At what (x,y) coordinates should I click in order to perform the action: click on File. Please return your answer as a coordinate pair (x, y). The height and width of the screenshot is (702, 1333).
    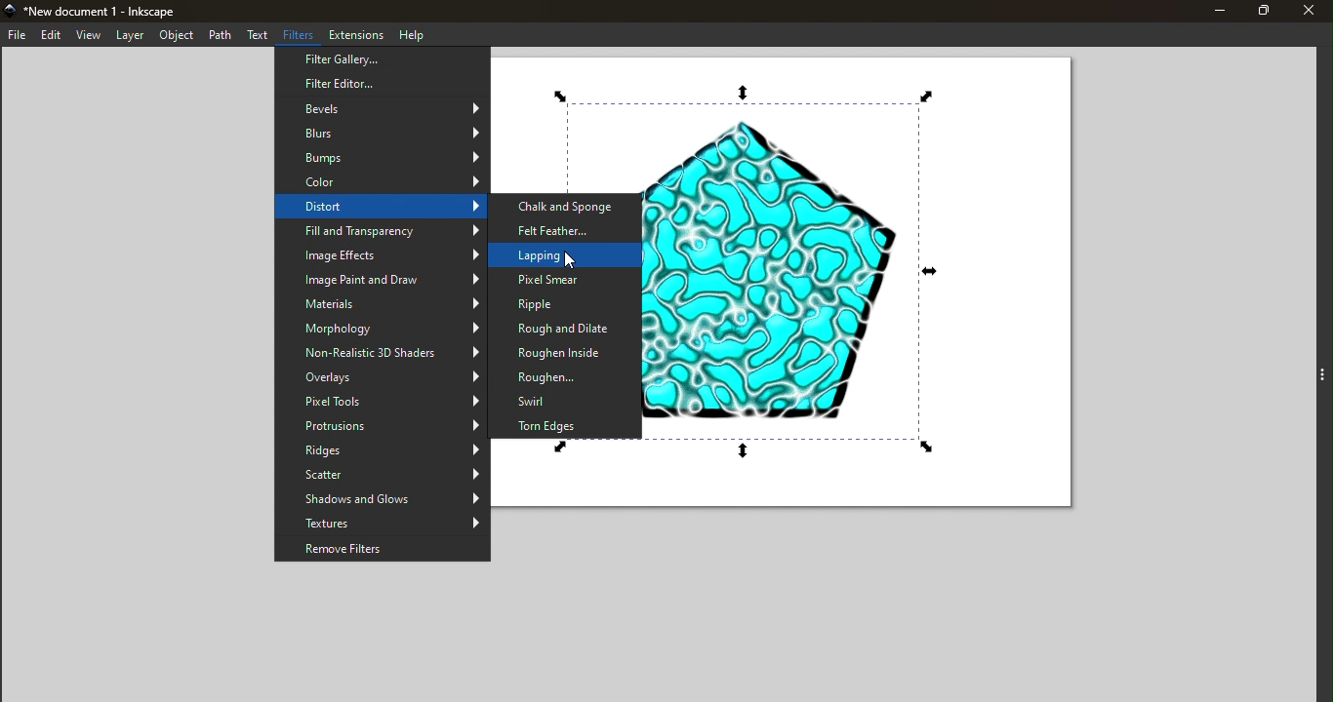
    Looking at the image, I should click on (16, 34).